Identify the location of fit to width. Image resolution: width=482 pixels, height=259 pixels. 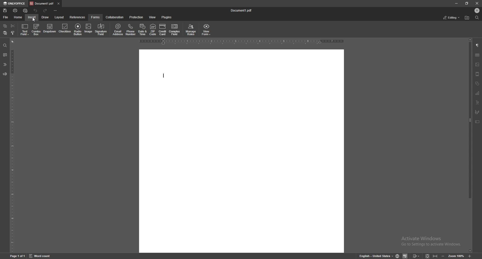
(435, 256).